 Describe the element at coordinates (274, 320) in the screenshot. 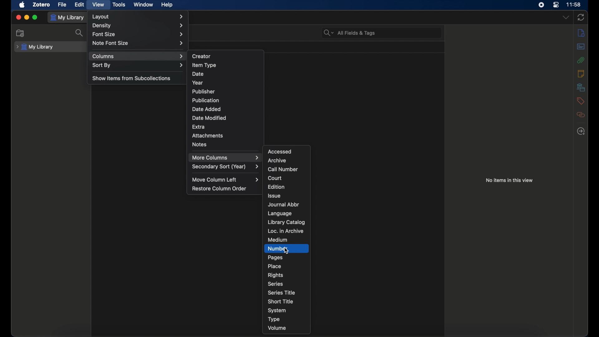

I see `type` at that location.